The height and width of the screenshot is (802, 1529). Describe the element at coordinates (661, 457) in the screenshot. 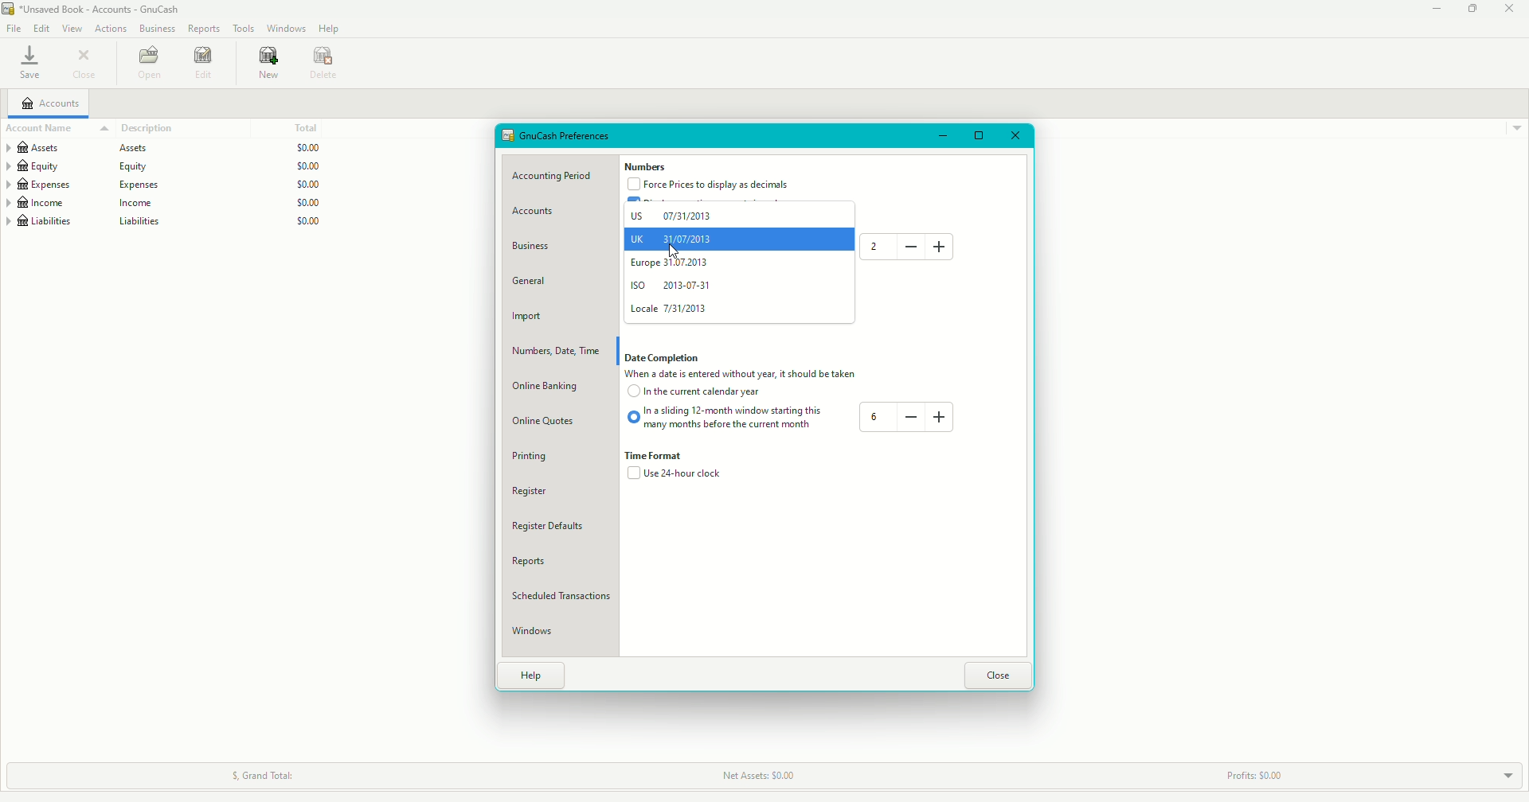

I see `Time Format` at that location.